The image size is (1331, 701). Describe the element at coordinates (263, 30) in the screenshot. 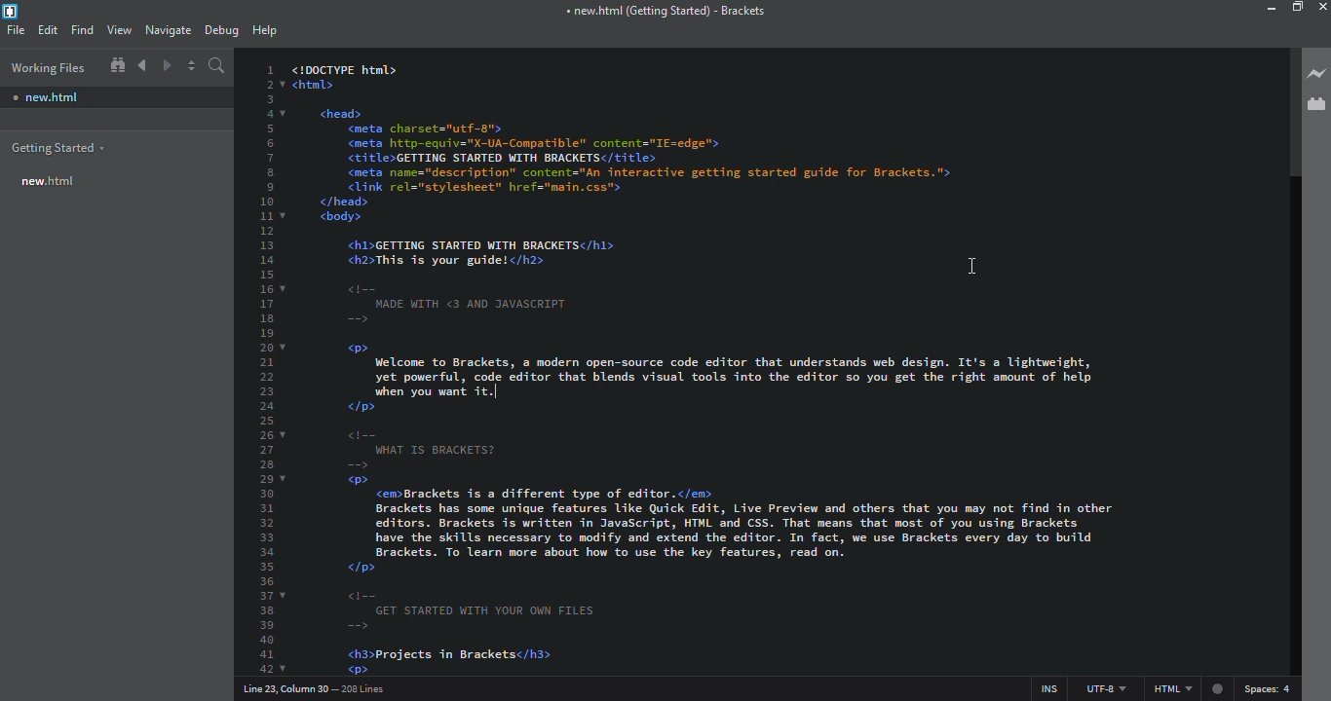

I see `help` at that location.